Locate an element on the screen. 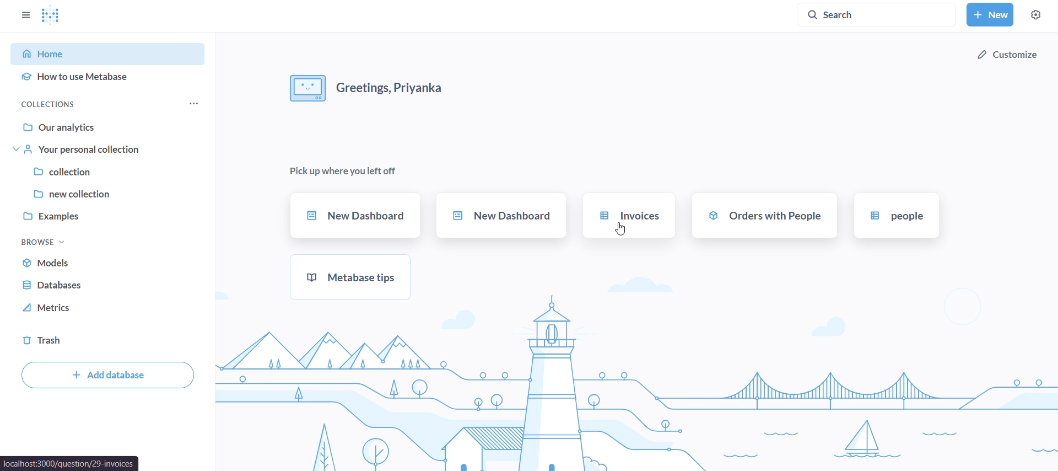 This screenshot has height=471, width=1058. greetings,Priyanka is located at coordinates (368, 87).